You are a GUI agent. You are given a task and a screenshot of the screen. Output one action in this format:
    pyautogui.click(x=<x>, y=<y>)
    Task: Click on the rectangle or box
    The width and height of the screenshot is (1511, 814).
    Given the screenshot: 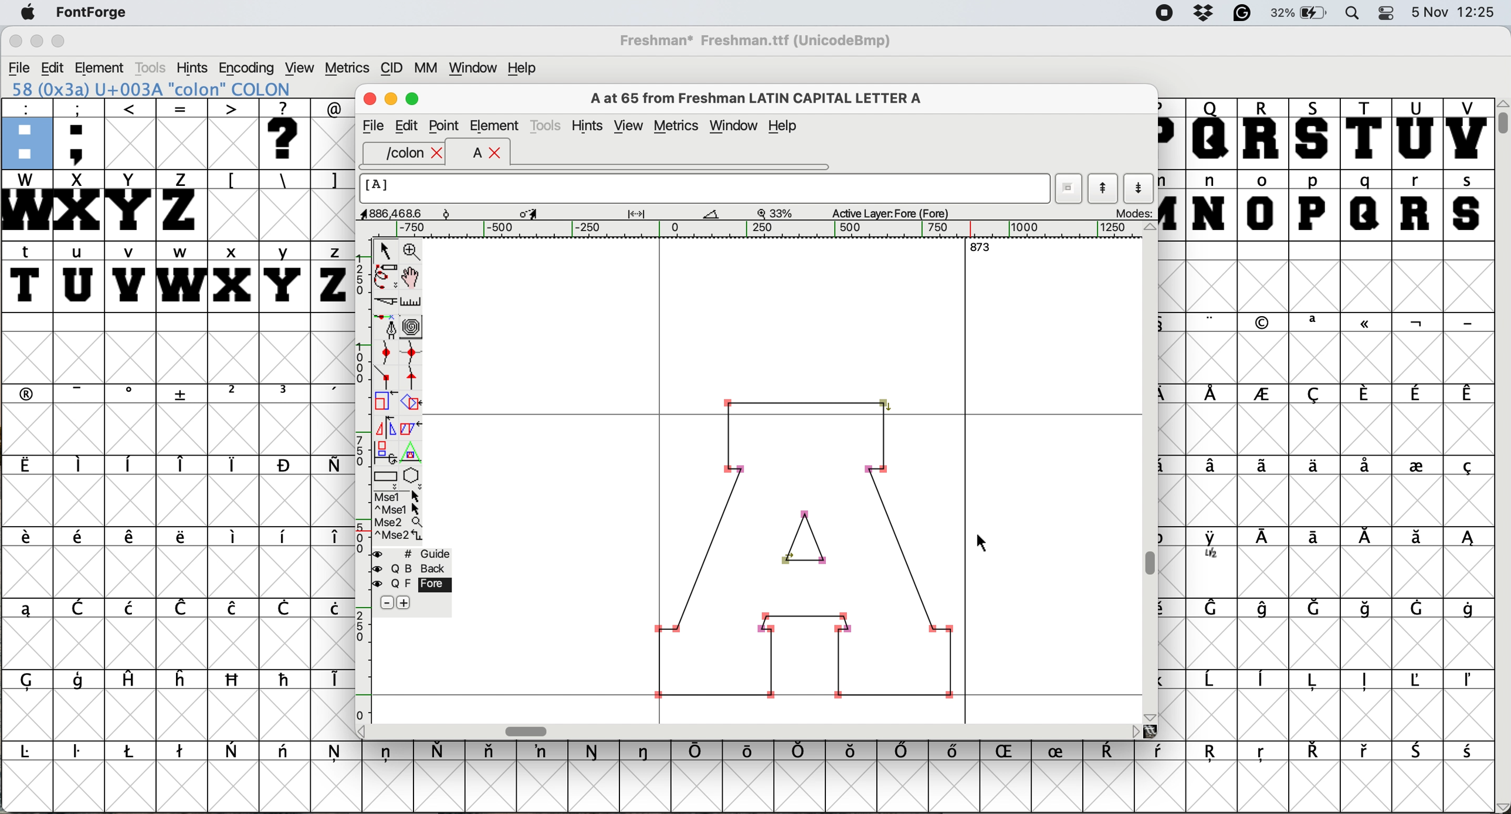 What is the action you would take?
    pyautogui.click(x=387, y=473)
    